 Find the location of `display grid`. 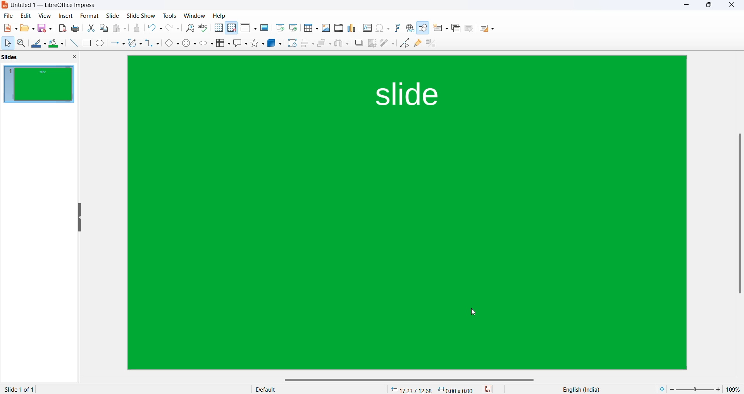

display grid is located at coordinates (218, 28).